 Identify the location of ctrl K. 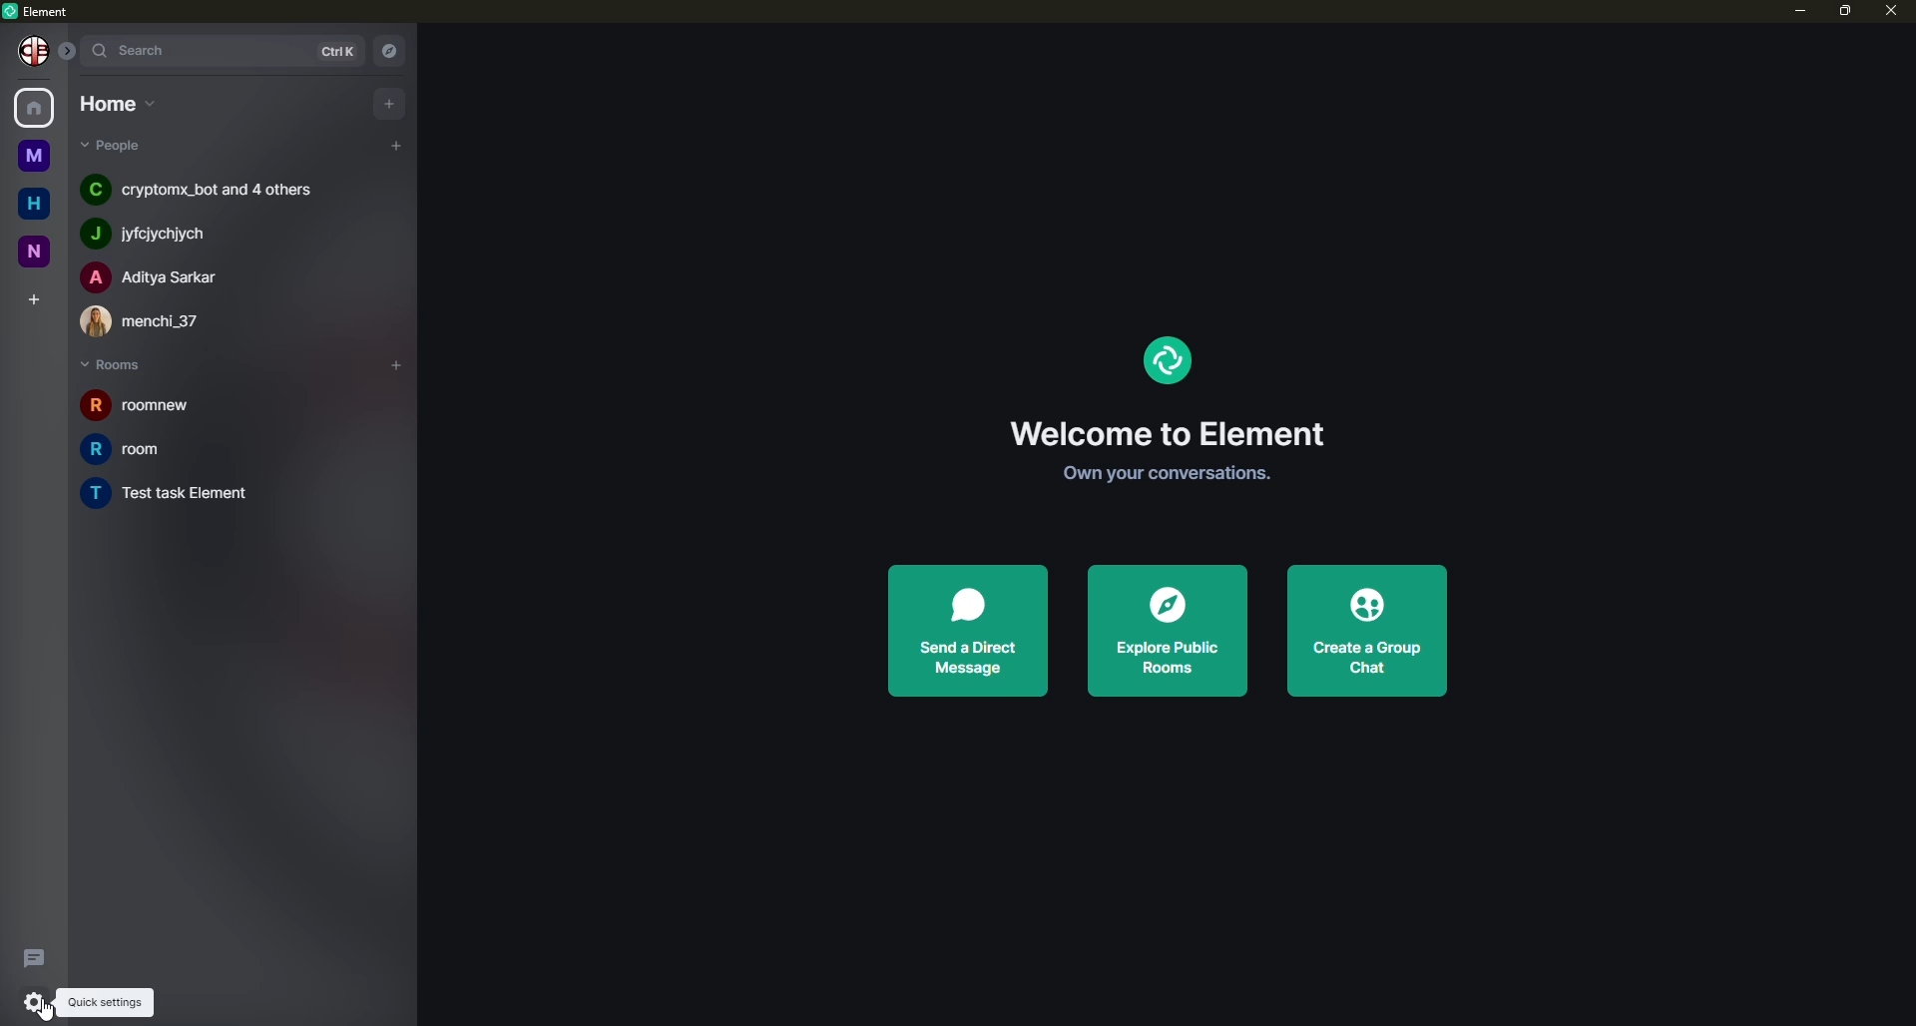
(330, 50).